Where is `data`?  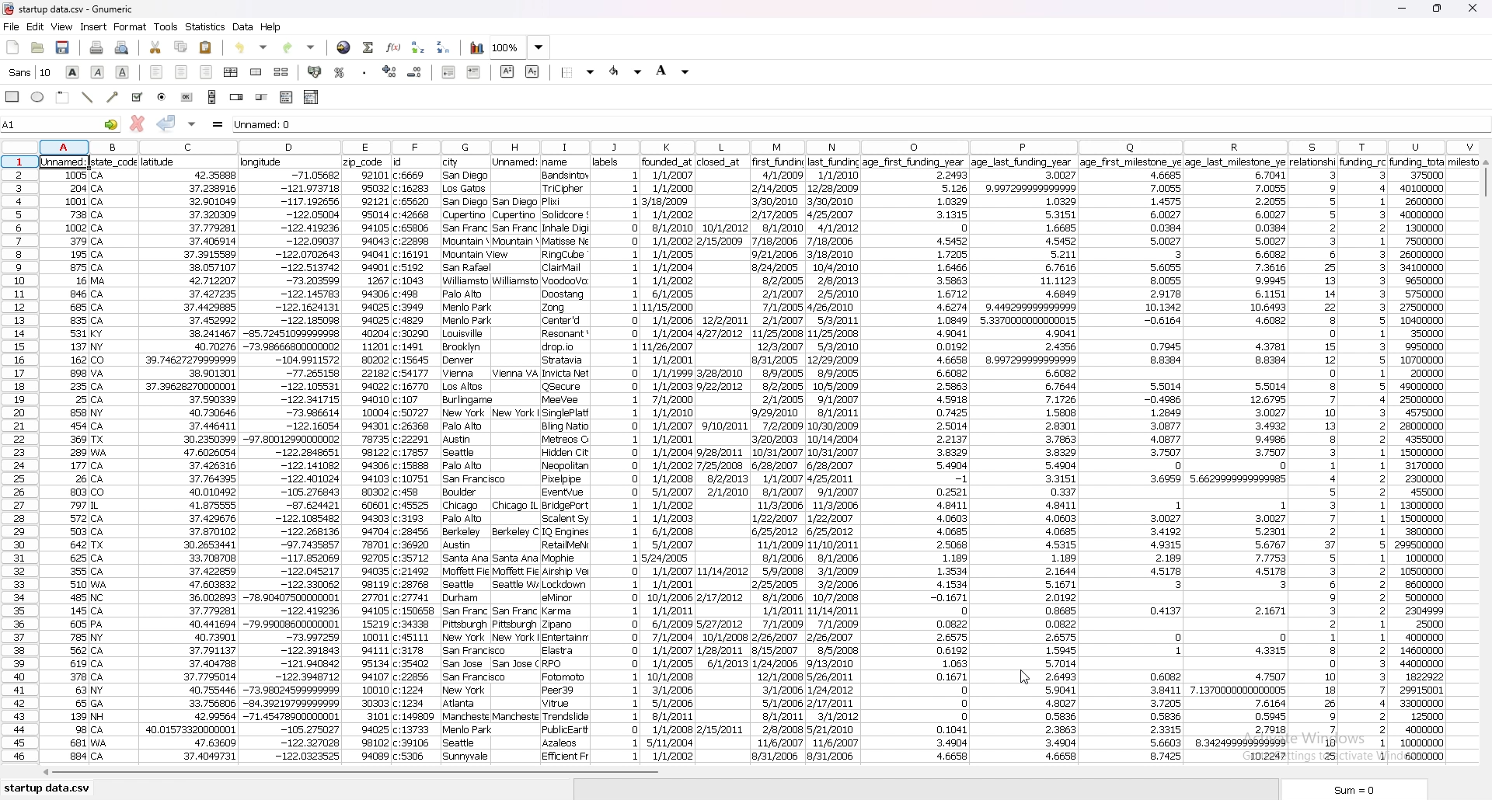
data is located at coordinates (466, 461).